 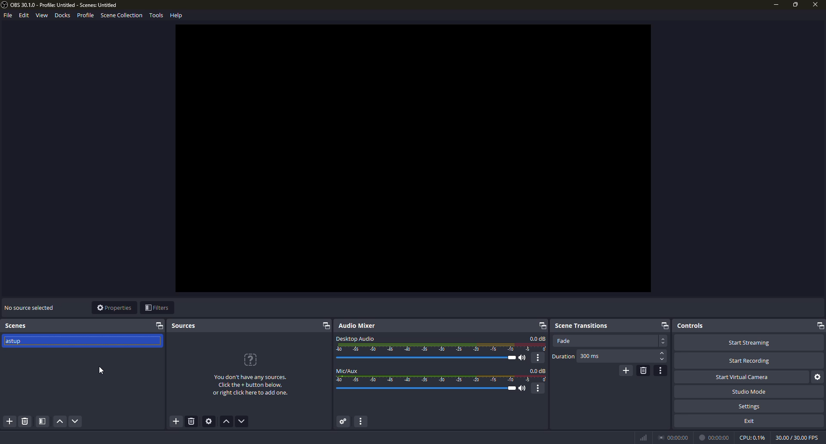 I want to click on expand, so click(x=325, y=327).